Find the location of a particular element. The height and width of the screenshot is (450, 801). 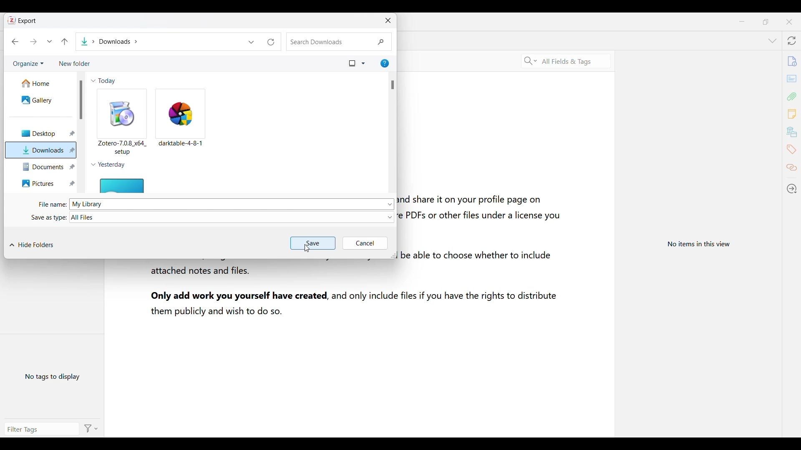

Notes is located at coordinates (792, 114).